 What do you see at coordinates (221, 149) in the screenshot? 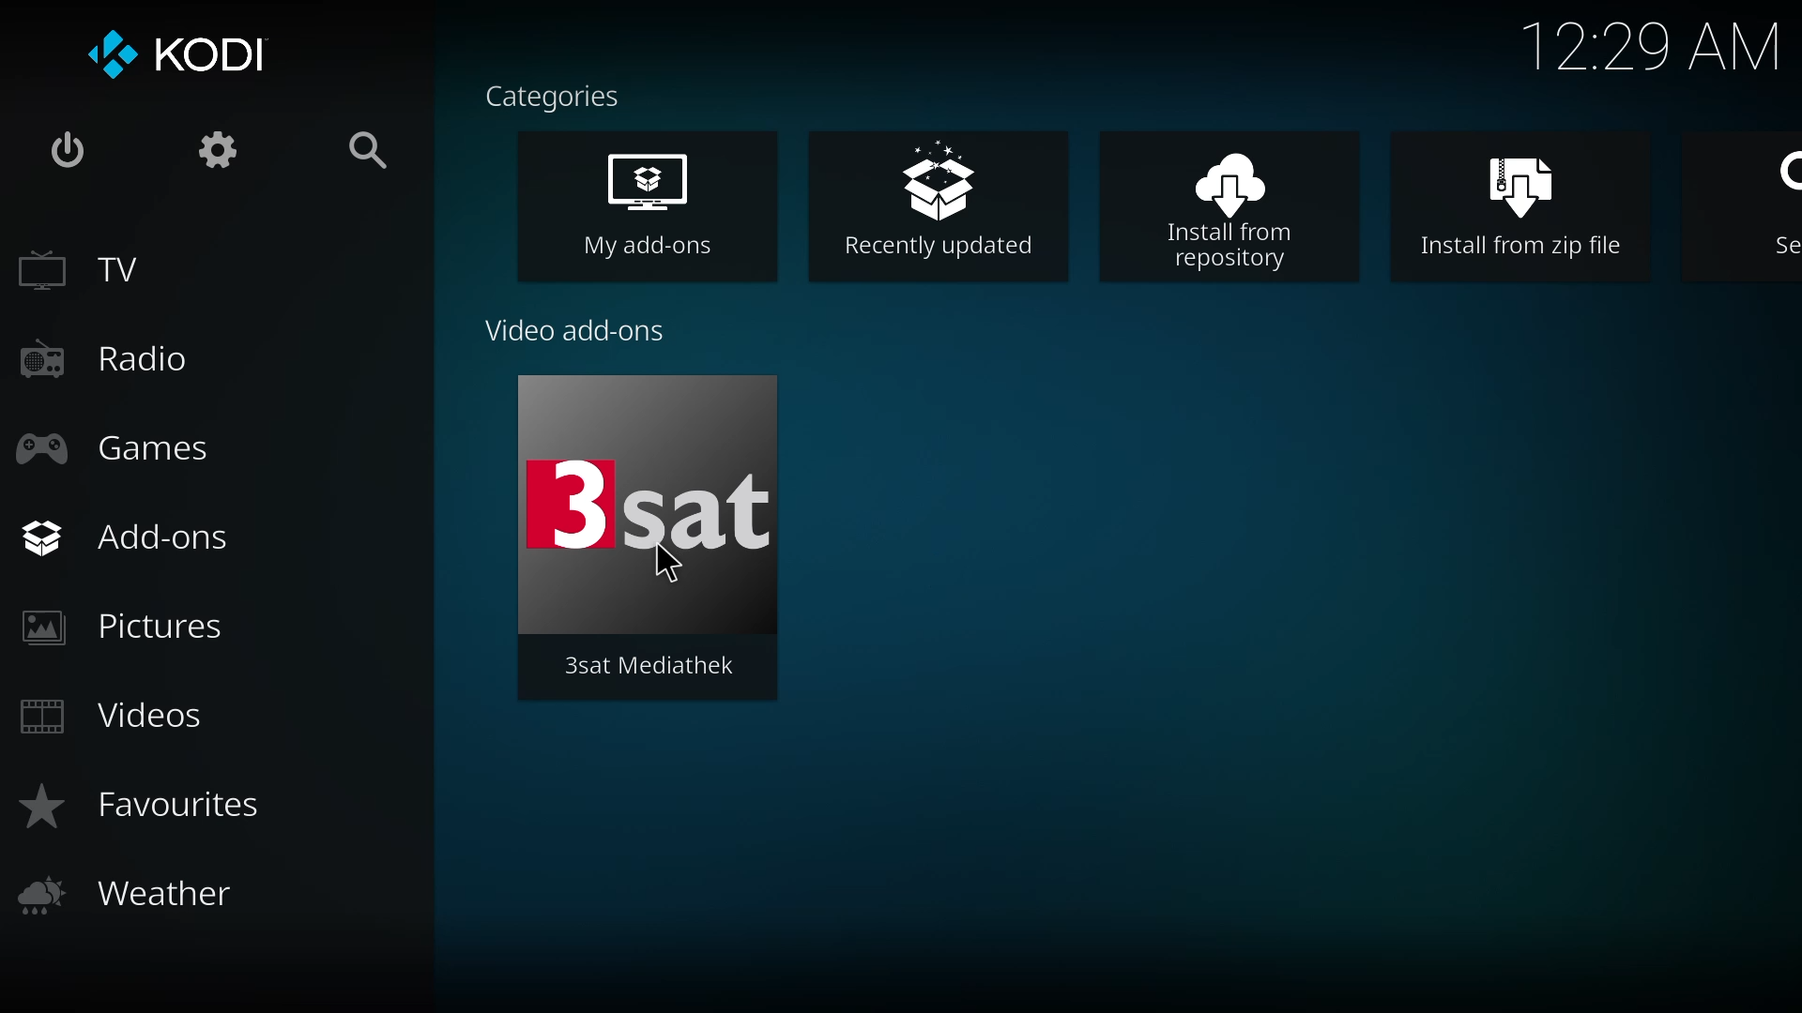
I see `settings` at bounding box center [221, 149].